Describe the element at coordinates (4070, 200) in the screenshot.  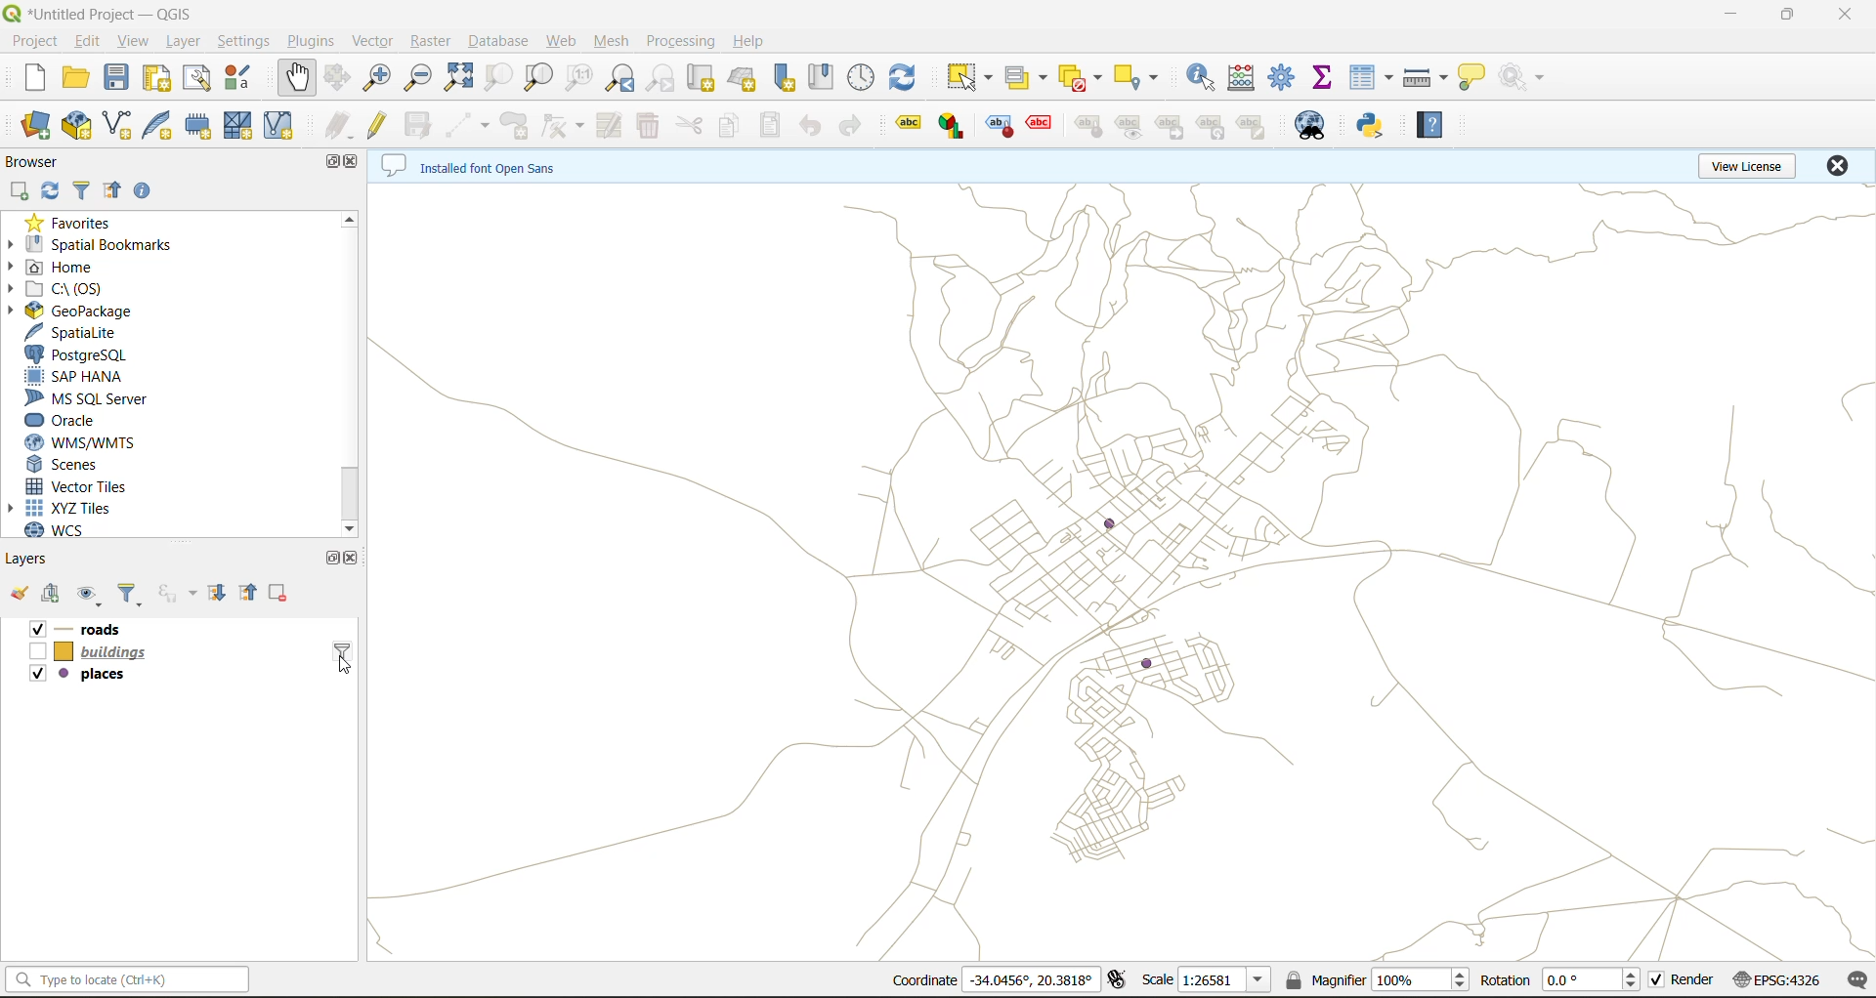
I see `statistical summary` at that location.